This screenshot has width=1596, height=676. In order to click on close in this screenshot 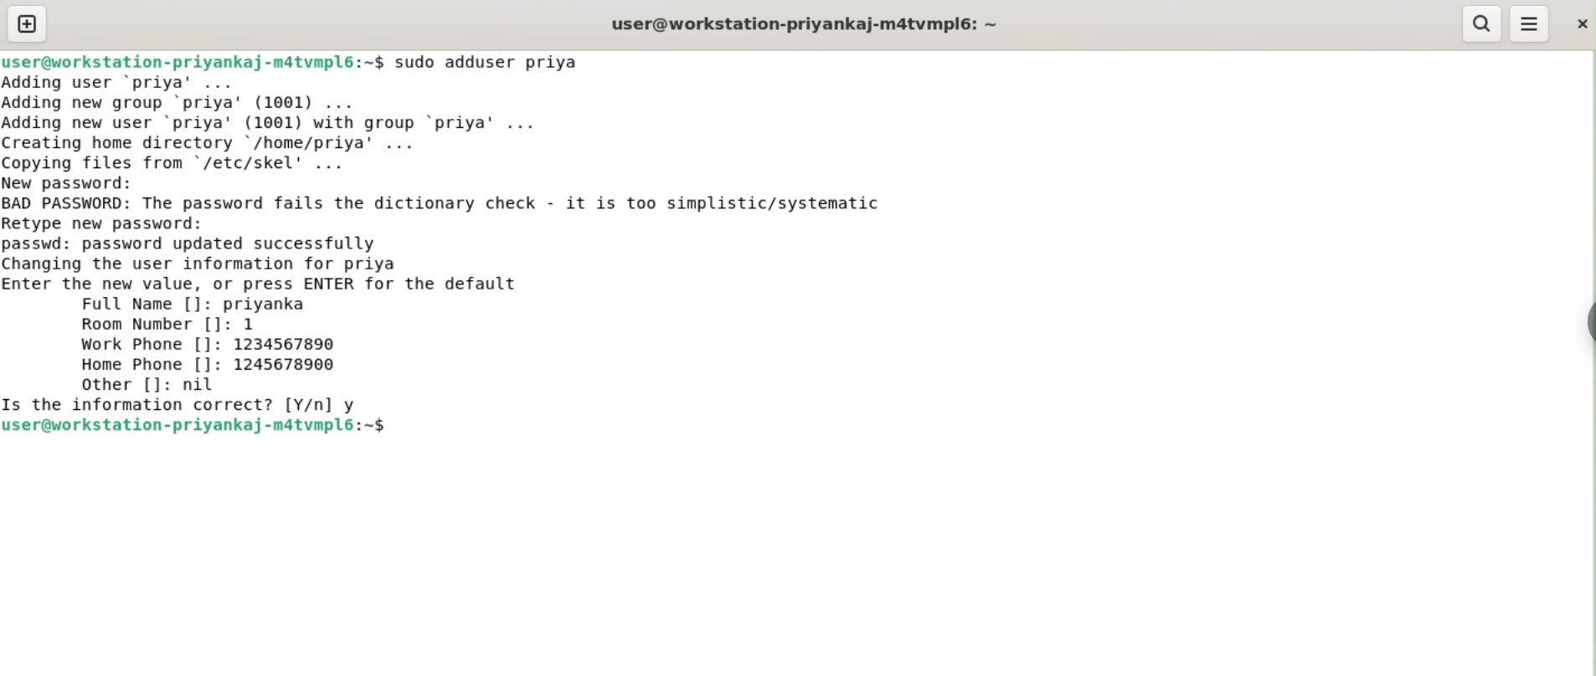, I will do `click(1580, 19)`.